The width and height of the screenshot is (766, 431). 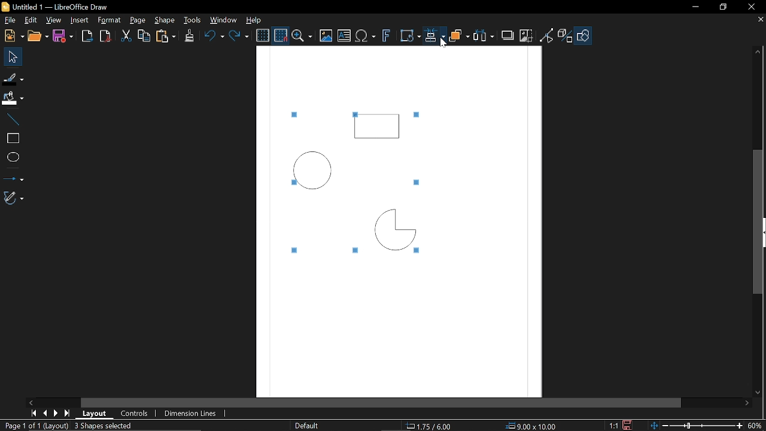 What do you see at coordinates (747, 405) in the screenshot?
I see `Move right` at bounding box center [747, 405].